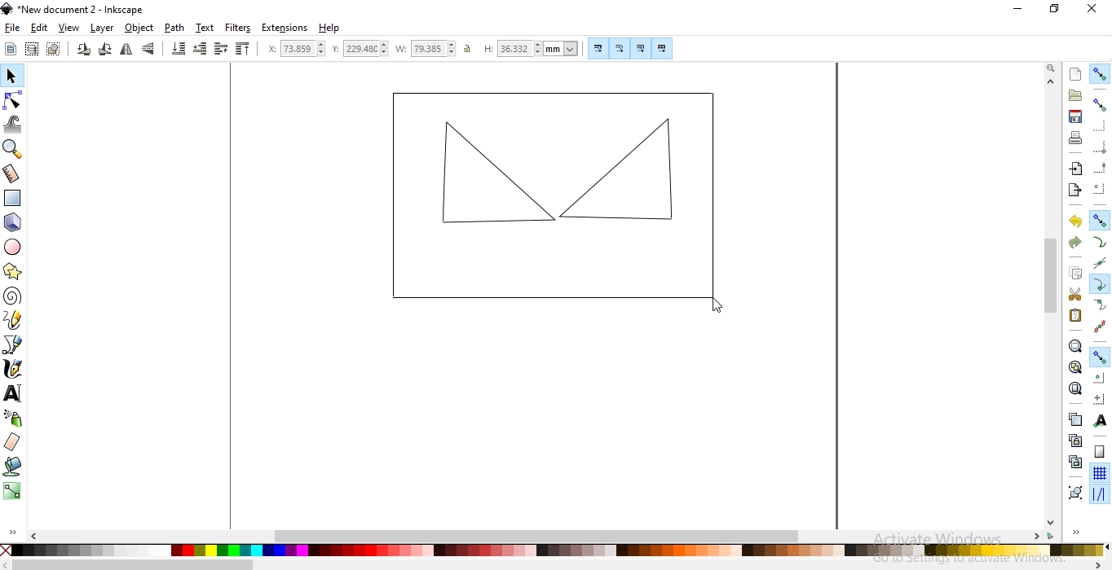  Describe the element at coordinates (1074, 221) in the screenshot. I see `undo the action` at that location.